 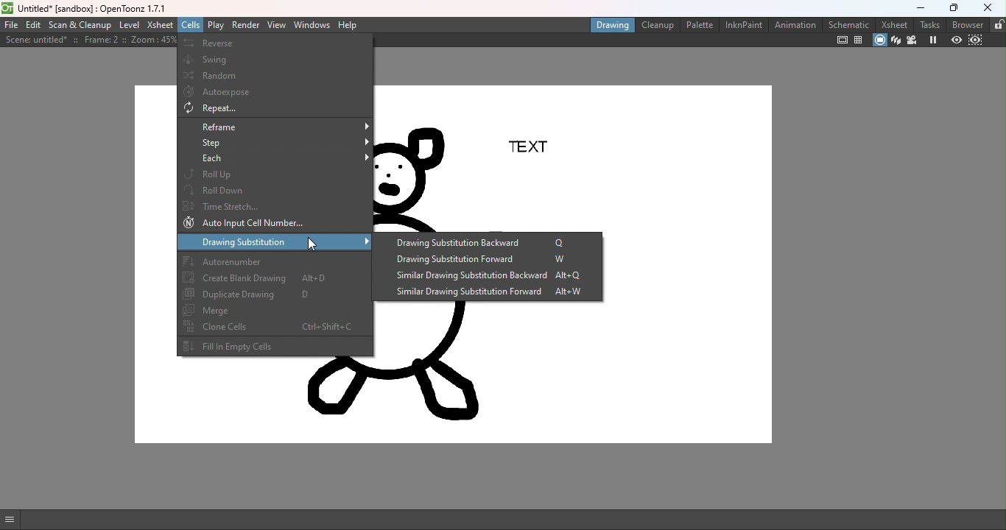 I want to click on Duplicate drawing, so click(x=275, y=295).